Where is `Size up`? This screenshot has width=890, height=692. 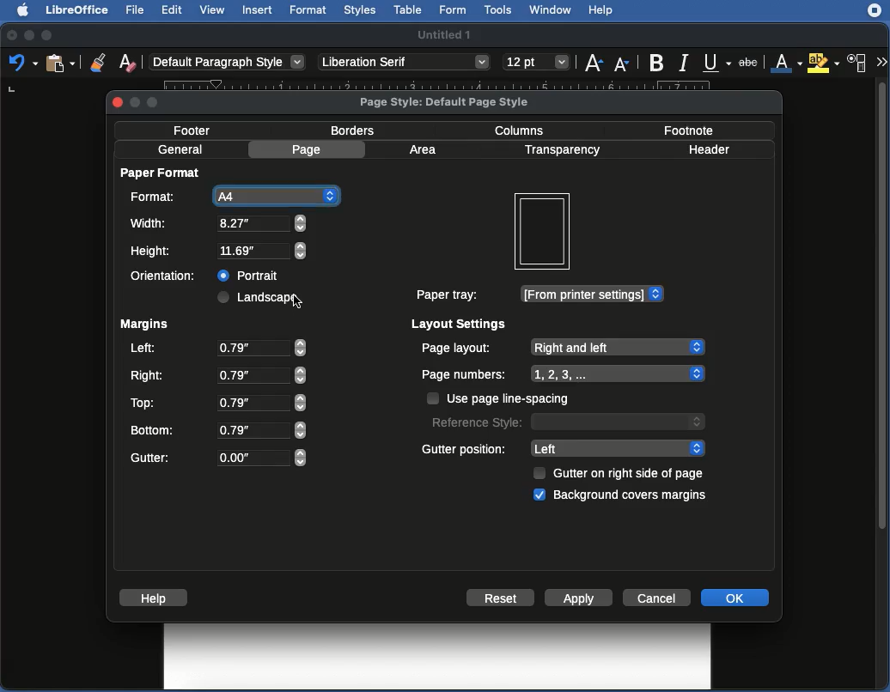 Size up is located at coordinates (594, 64).